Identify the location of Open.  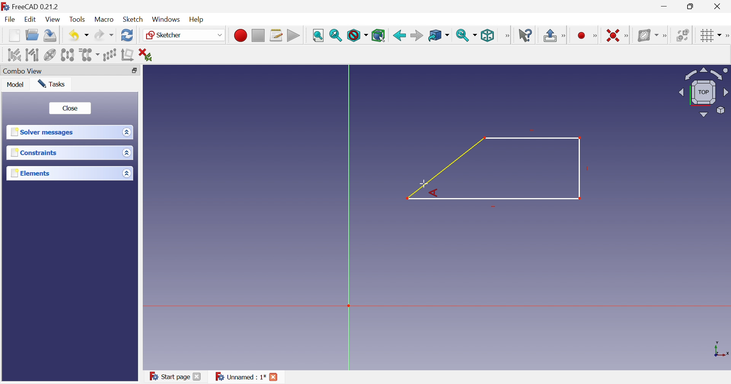
(33, 36).